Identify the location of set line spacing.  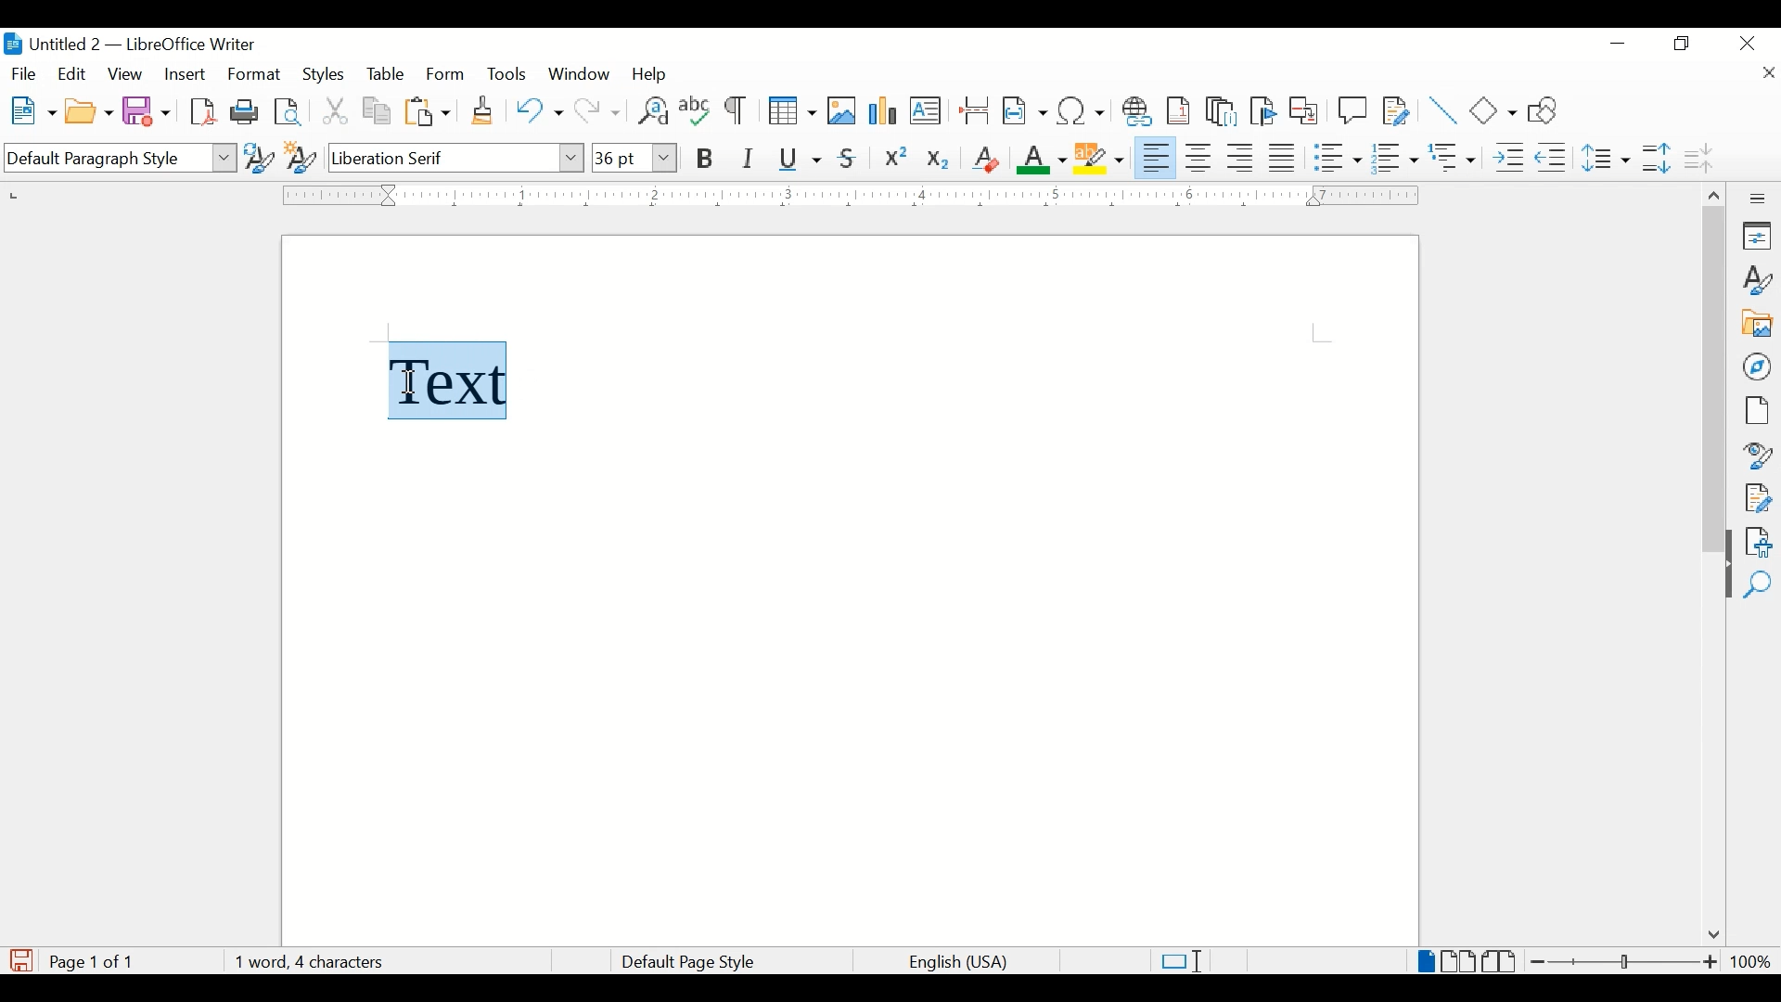
(1608, 158).